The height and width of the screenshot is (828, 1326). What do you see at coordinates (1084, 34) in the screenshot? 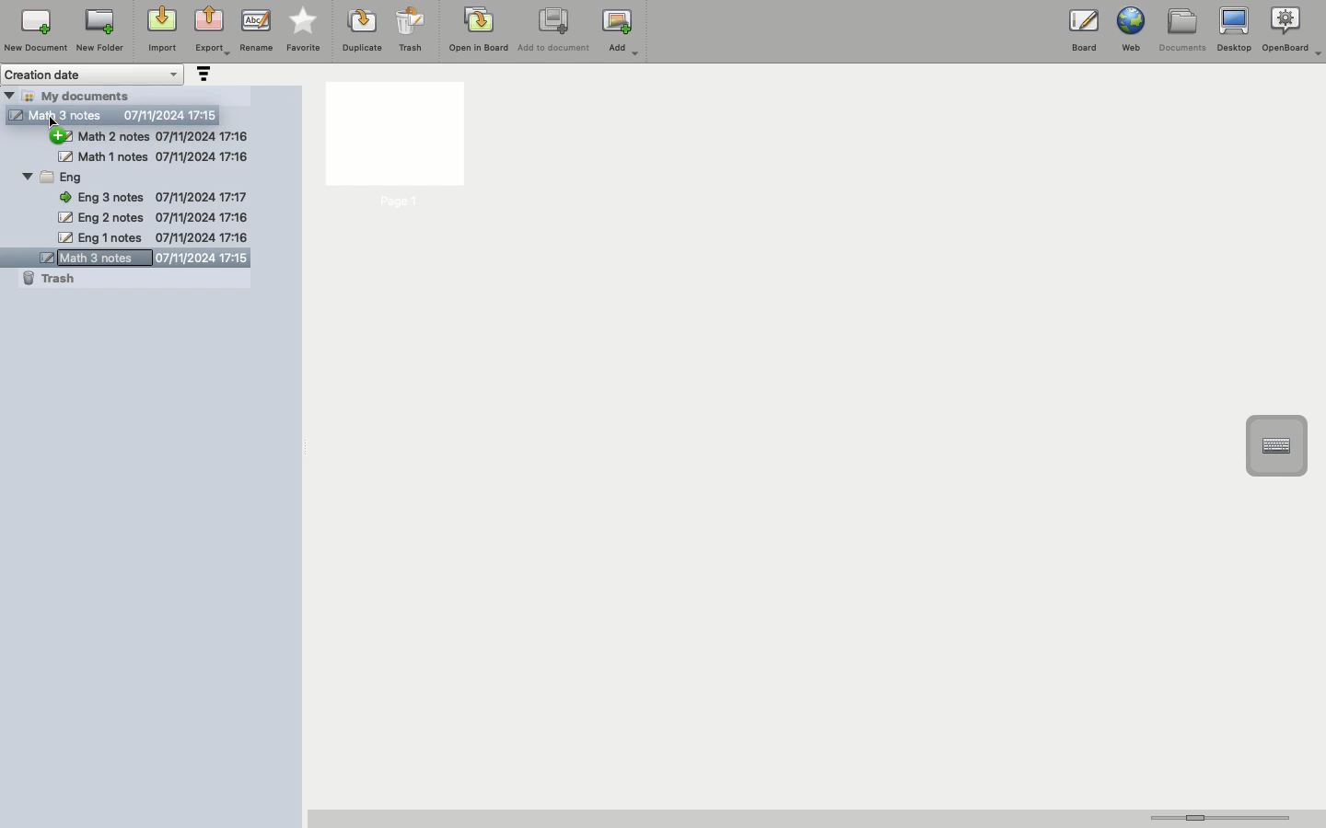
I see `Board` at bounding box center [1084, 34].